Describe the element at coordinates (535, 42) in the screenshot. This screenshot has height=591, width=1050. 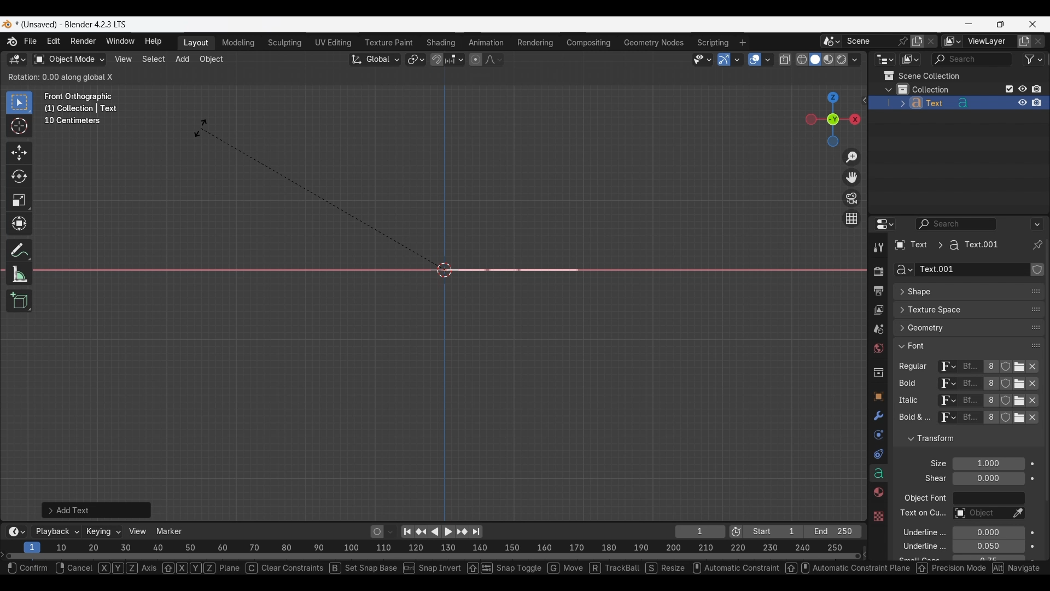
I see `Rendering workspace` at that location.